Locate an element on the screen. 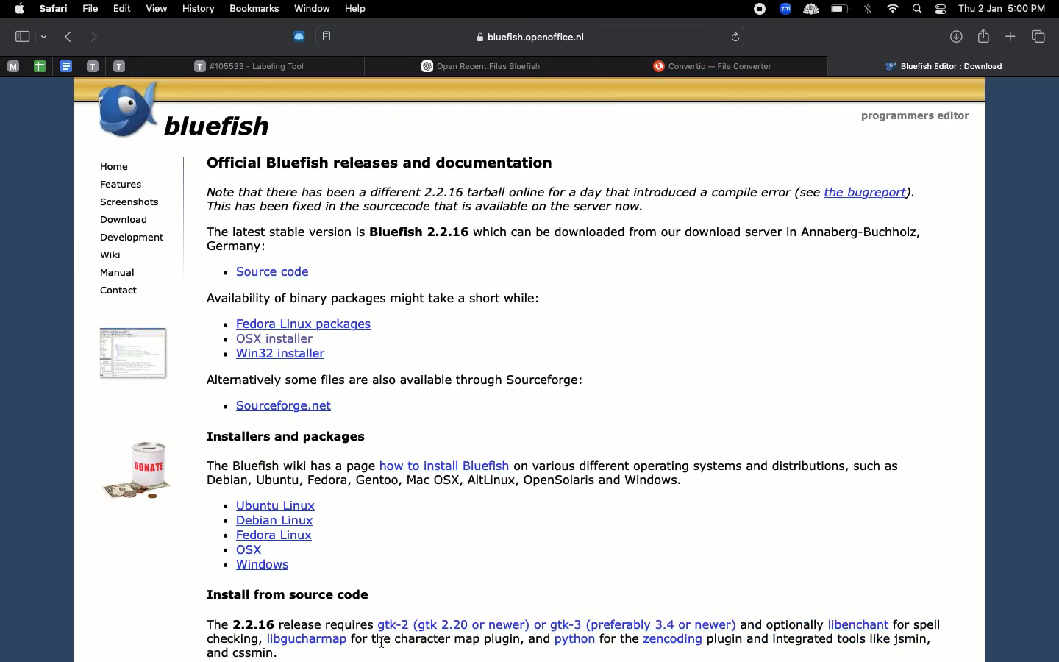  bluefish is located at coordinates (56, 9).